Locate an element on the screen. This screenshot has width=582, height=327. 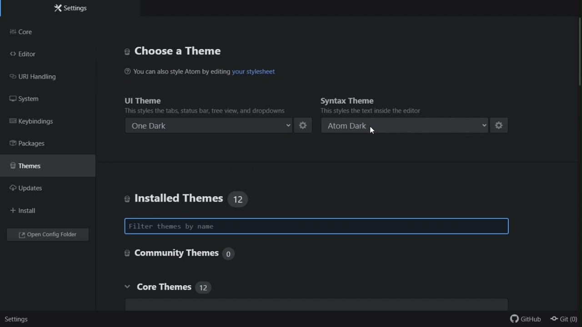
Core is located at coordinates (34, 32).